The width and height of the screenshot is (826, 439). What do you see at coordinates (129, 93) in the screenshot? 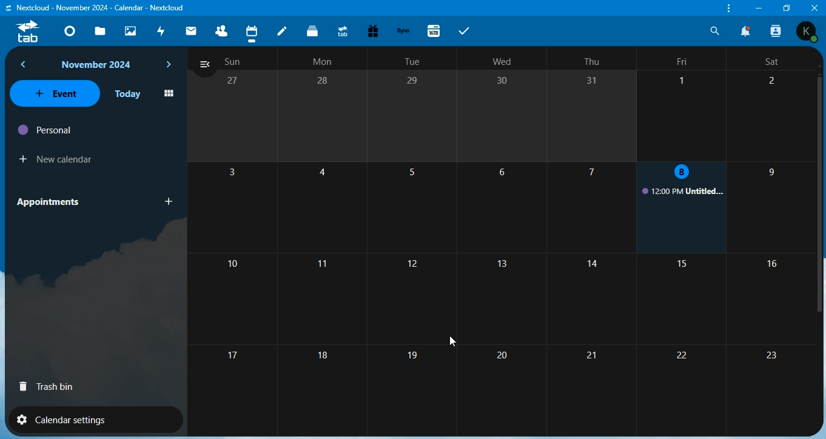
I see `today` at bounding box center [129, 93].